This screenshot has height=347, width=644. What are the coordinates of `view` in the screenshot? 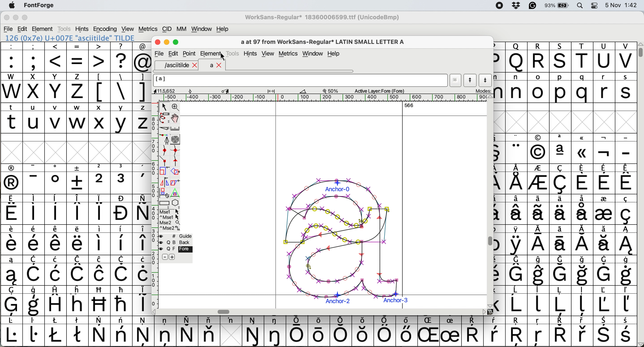 It's located at (267, 54).